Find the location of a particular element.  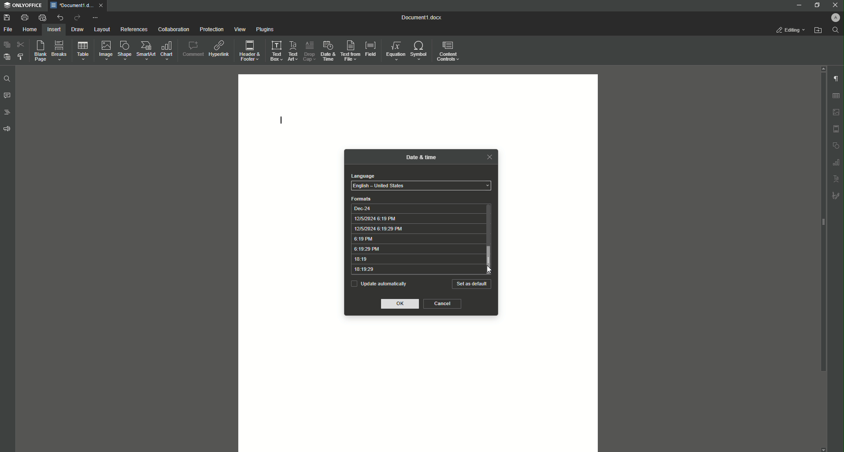

Find is located at coordinates (835, 30).